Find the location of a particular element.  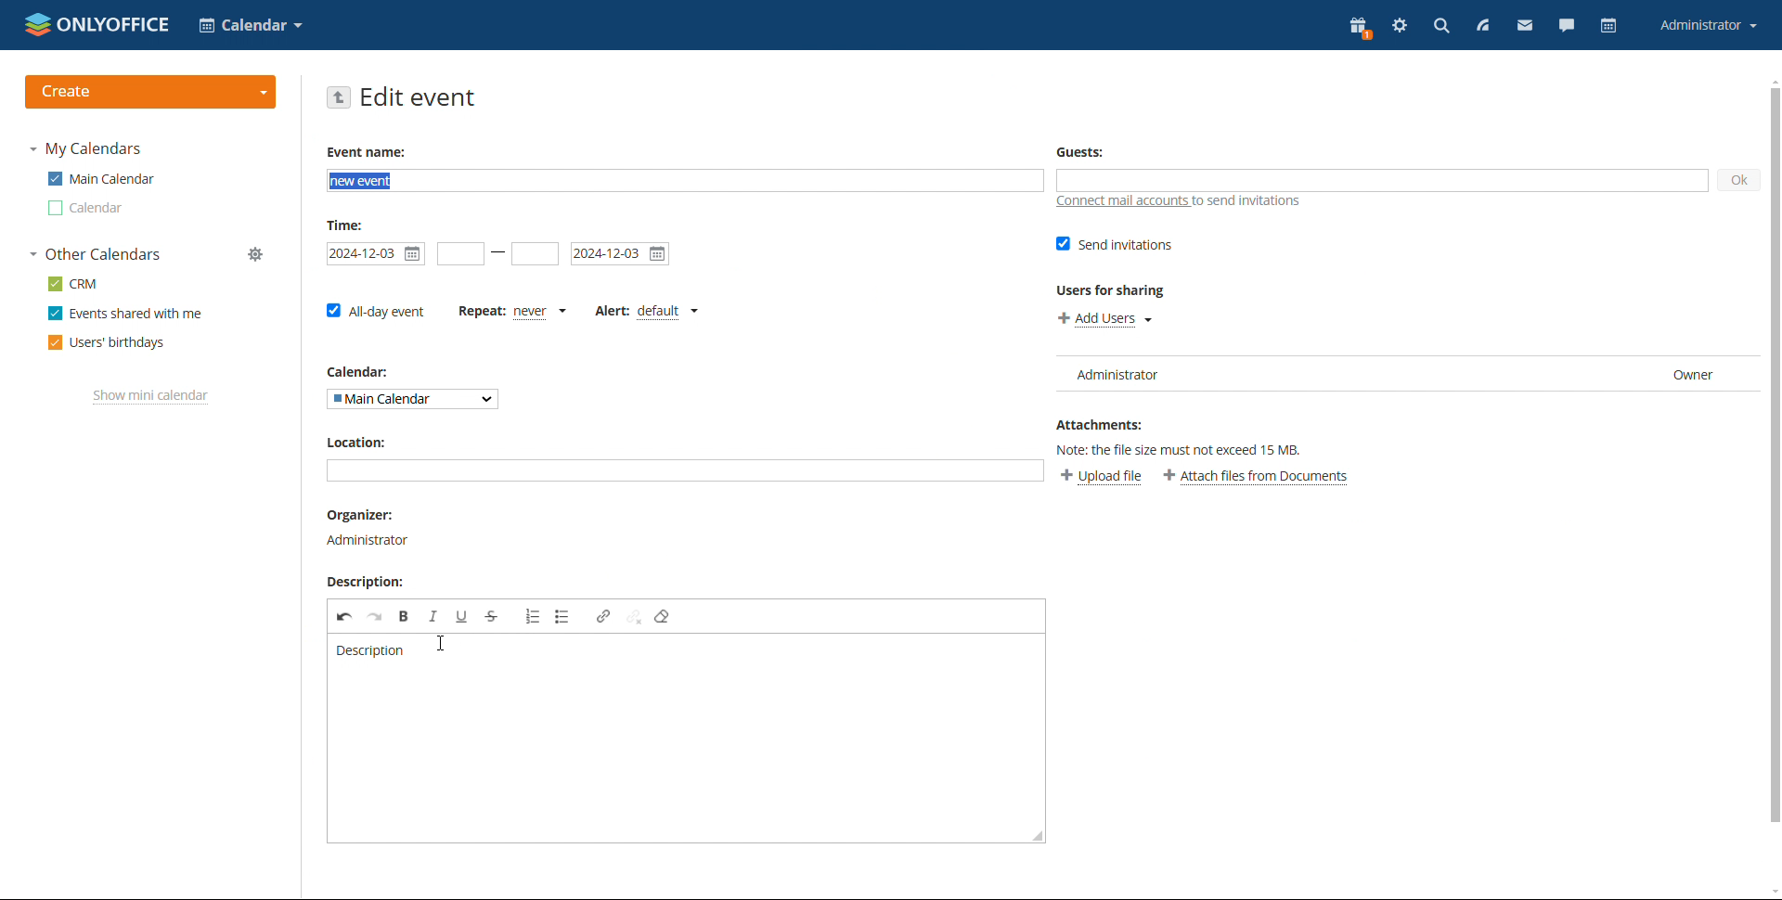

start date is located at coordinates (377, 253).